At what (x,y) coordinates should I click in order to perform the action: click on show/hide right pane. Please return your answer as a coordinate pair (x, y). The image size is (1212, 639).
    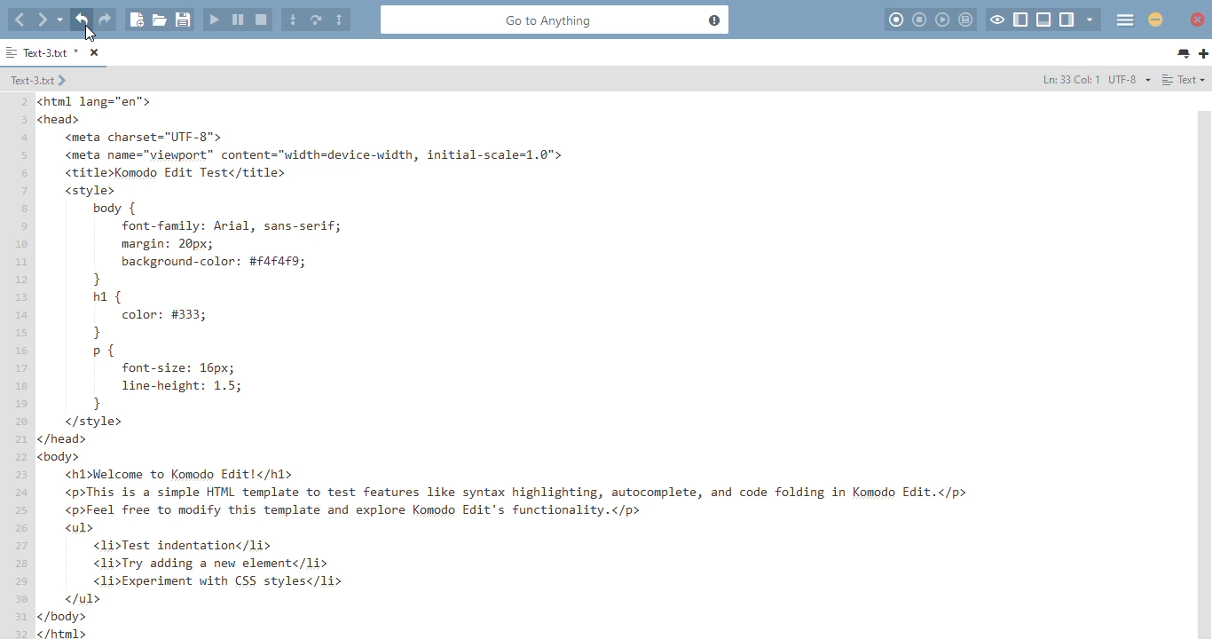
    Looking at the image, I should click on (1067, 20).